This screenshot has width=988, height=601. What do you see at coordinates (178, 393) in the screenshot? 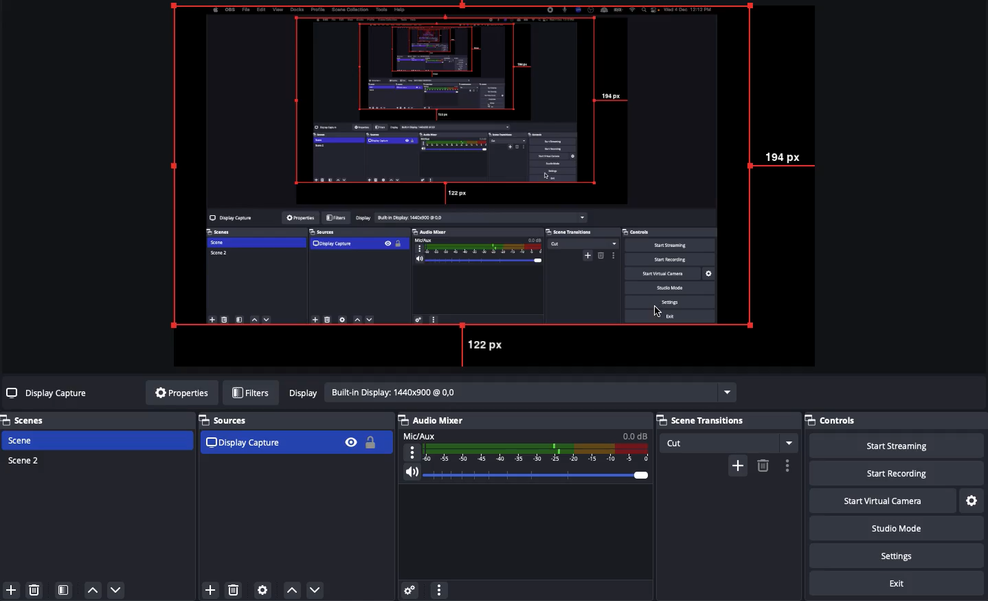
I see `Properties` at bounding box center [178, 393].